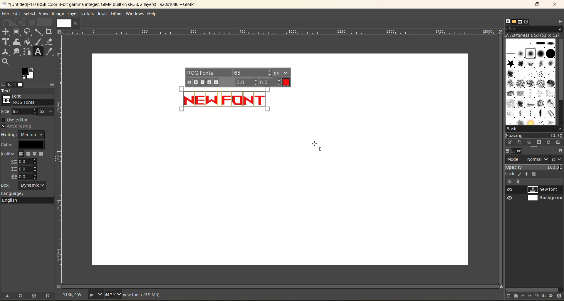 The height and width of the screenshot is (301, 564). What do you see at coordinates (560, 151) in the screenshot?
I see `configure` at bounding box center [560, 151].